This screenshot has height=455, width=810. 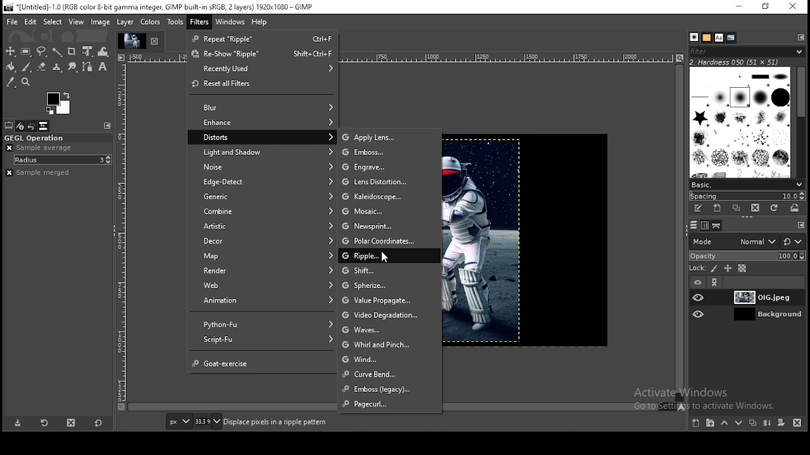 What do you see at coordinates (265, 323) in the screenshot?
I see `python fu` at bounding box center [265, 323].